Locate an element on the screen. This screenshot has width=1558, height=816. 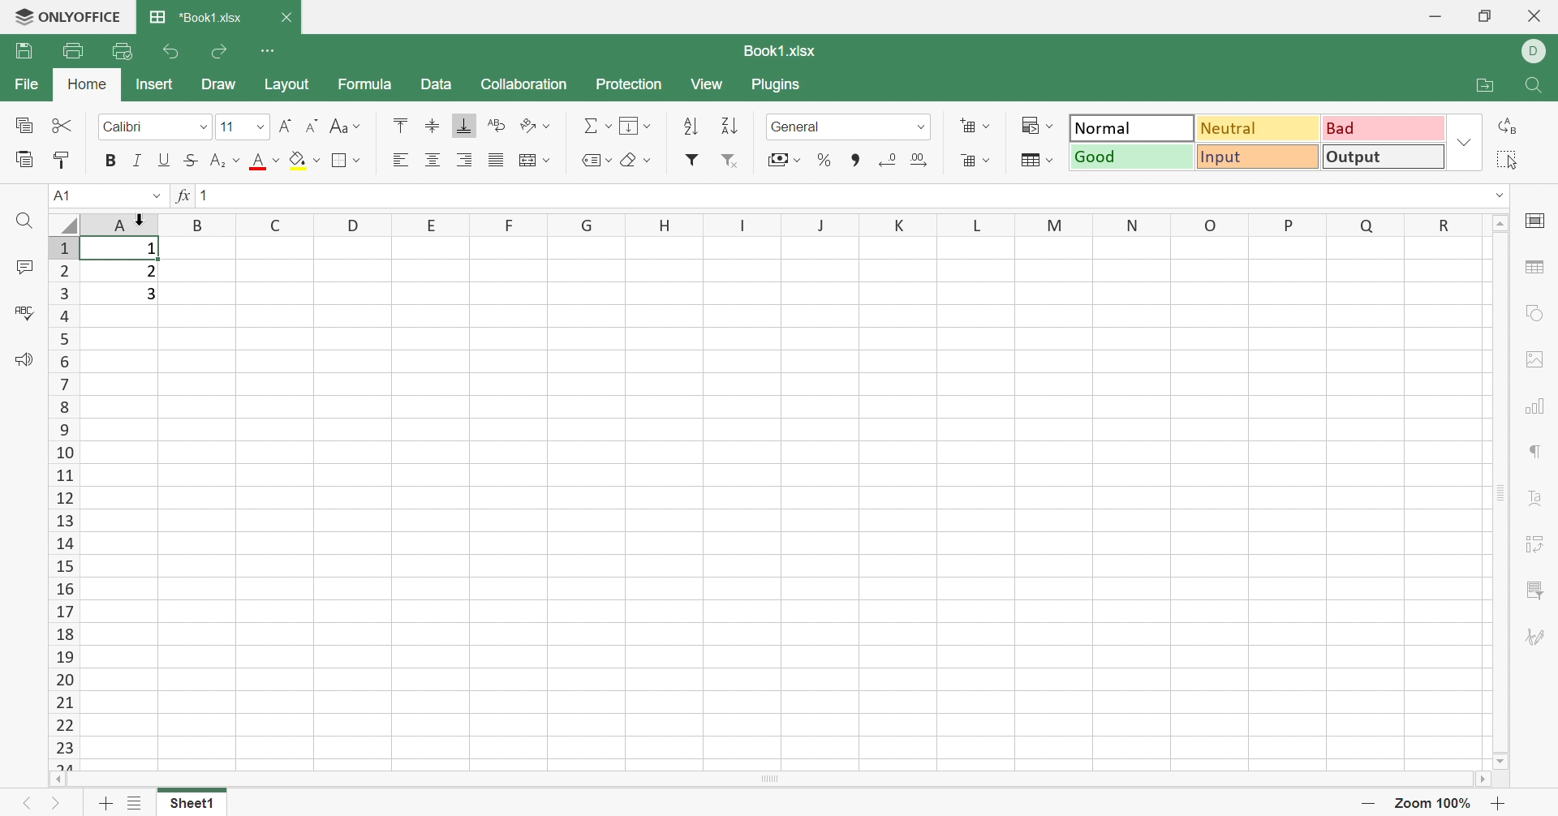
Sort descending is located at coordinates (729, 126).